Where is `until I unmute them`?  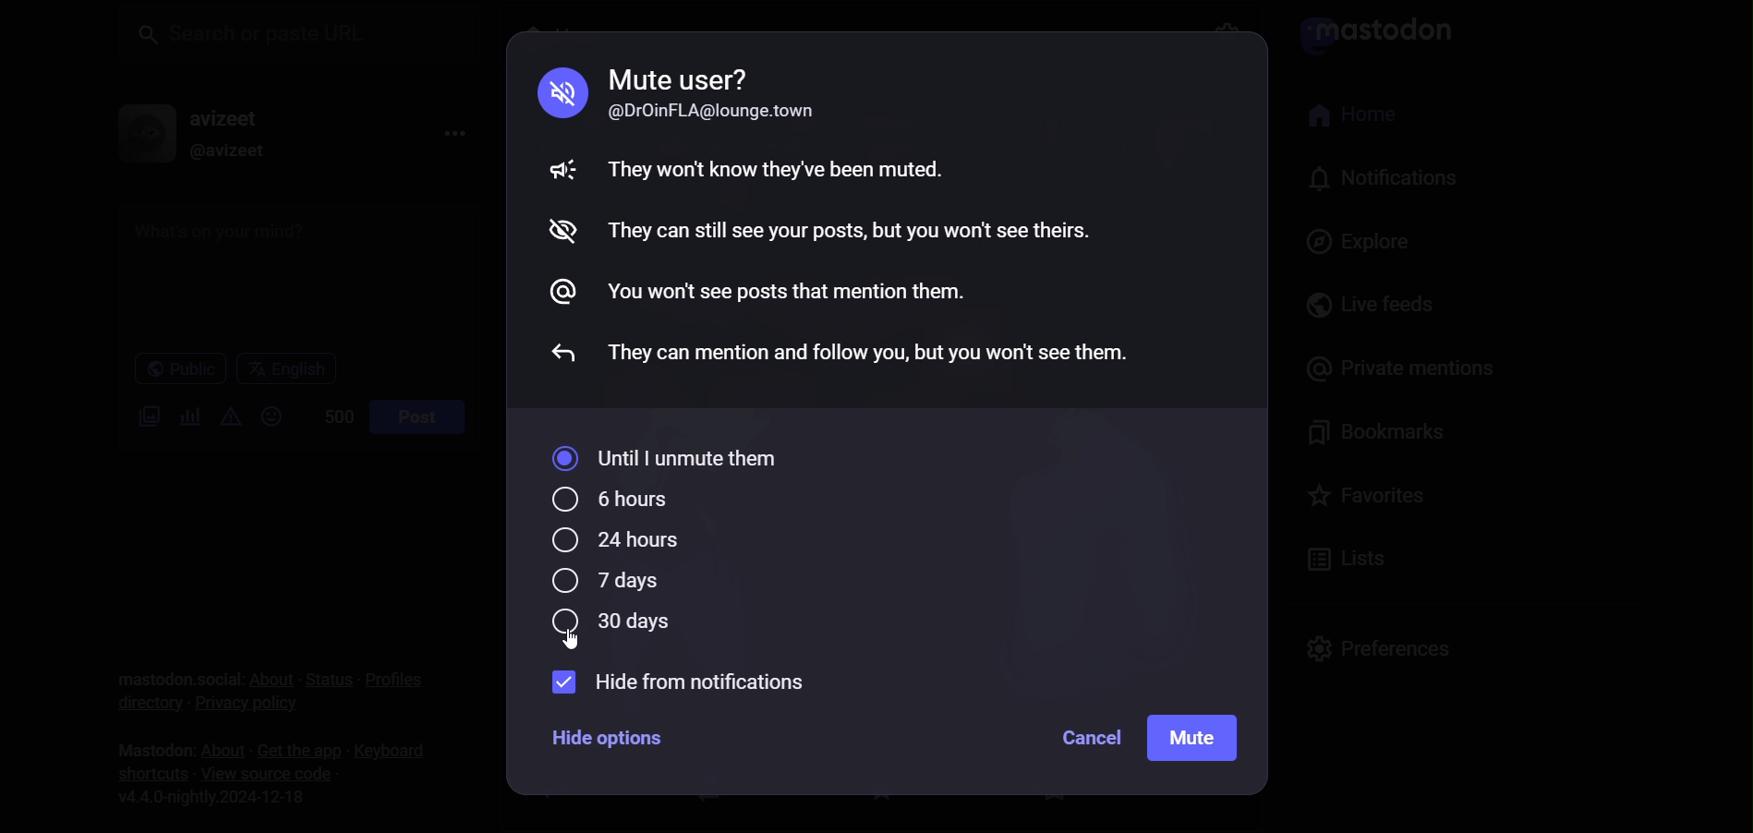 until I unmute them is located at coordinates (659, 461).